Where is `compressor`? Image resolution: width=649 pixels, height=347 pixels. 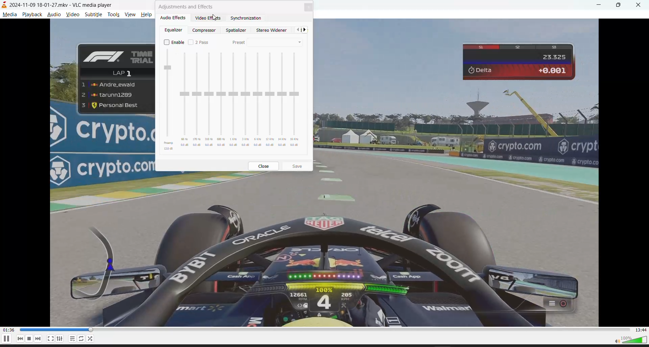 compressor is located at coordinates (206, 30).